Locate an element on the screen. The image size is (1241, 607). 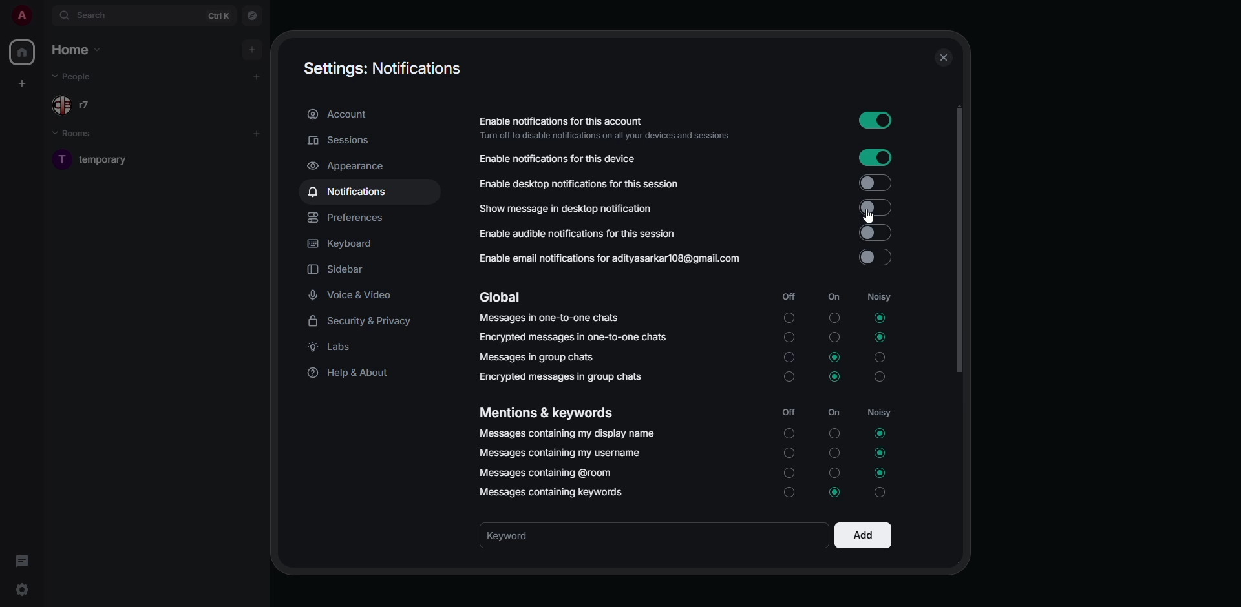
profile is located at coordinates (20, 15).